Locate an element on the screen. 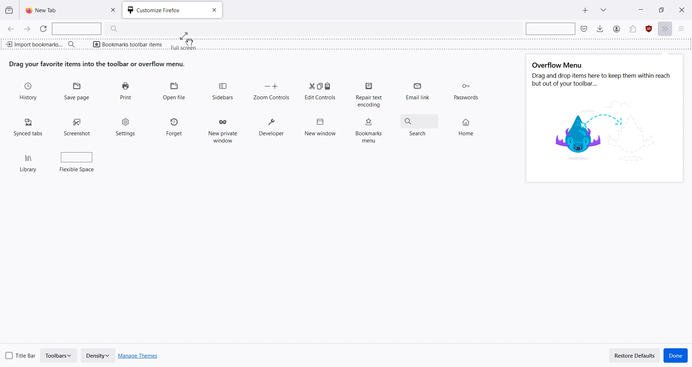 The image size is (692, 367). Open file is located at coordinates (174, 91).